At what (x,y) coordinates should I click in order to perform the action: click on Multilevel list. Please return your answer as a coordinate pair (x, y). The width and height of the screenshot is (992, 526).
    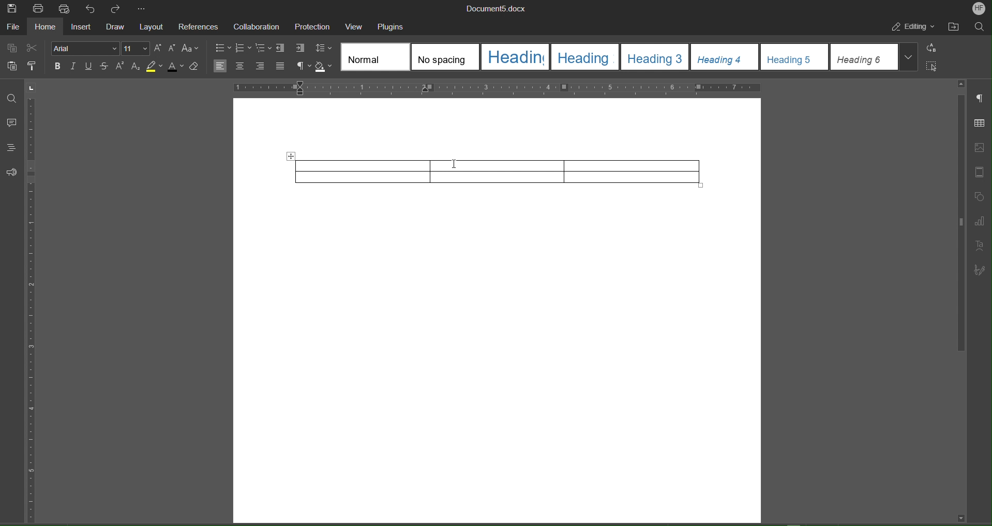
    Looking at the image, I should click on (264, 49).